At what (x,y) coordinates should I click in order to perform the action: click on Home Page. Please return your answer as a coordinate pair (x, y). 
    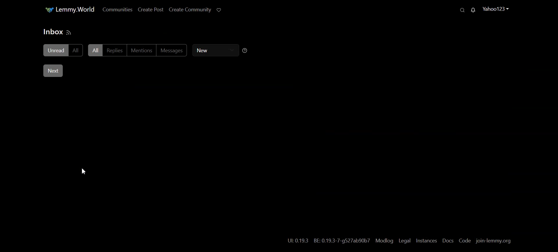
    Looking at the image, I should click on (67, 9).